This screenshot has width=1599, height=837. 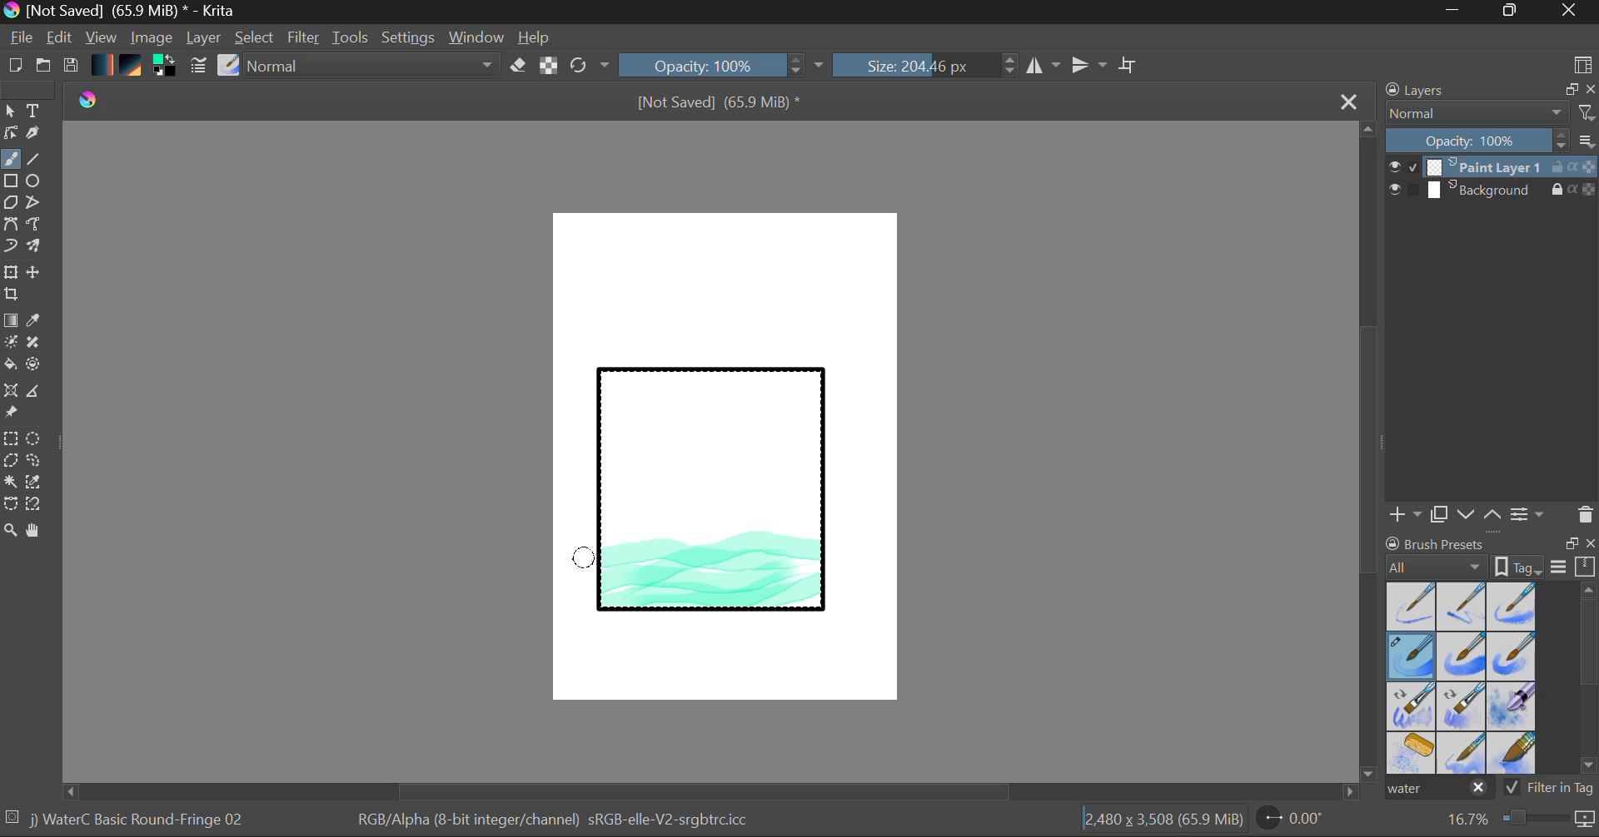 I want to click on Zoom, so click(x=11, y=532).